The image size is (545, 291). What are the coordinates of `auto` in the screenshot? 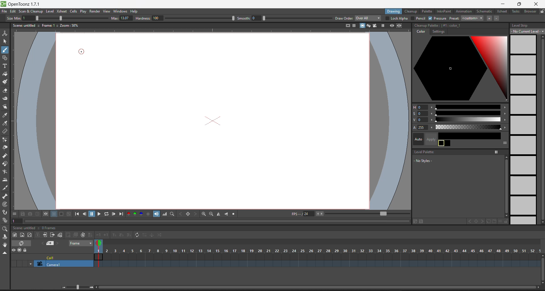 It's located at (418, 140).